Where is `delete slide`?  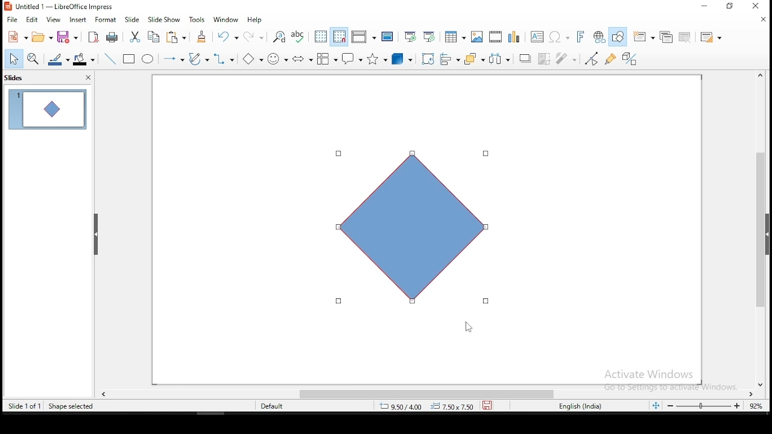
delete slide is located at coordinates (686, 38).